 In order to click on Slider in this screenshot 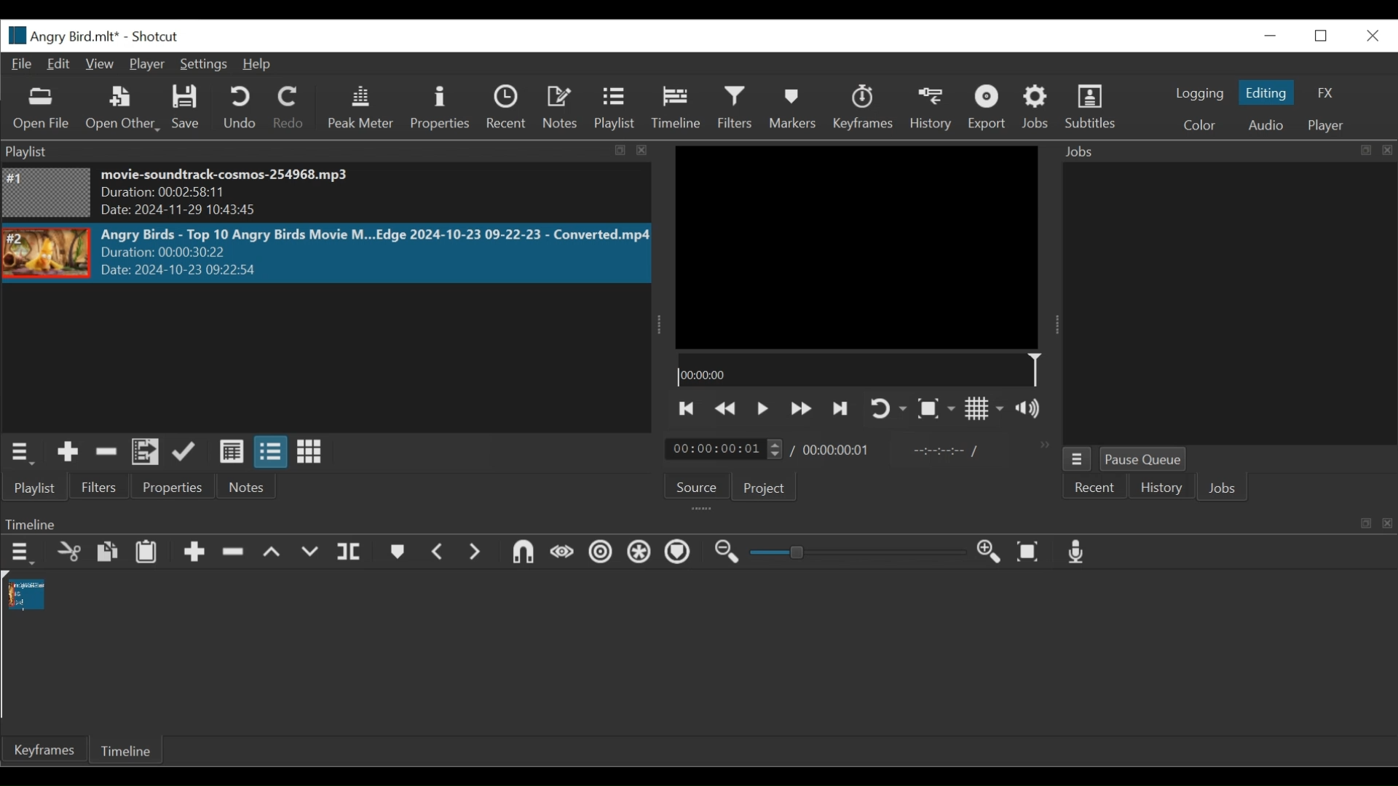, I will do `click(858, 554)`.